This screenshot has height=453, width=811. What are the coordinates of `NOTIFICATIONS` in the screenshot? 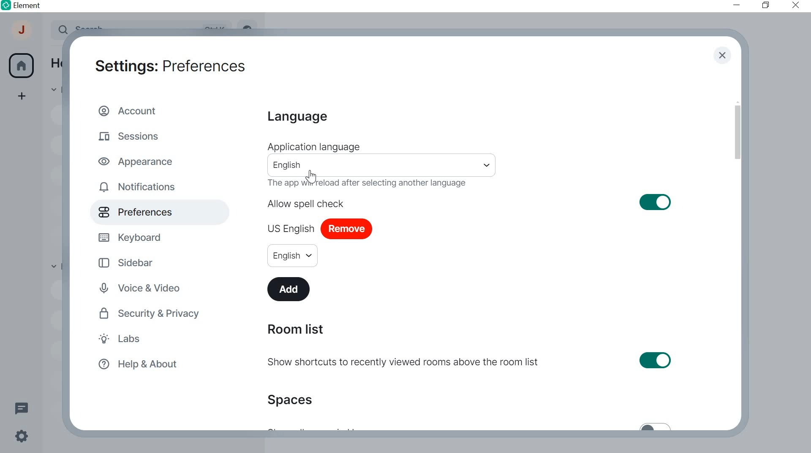 It's located at (139, 187).